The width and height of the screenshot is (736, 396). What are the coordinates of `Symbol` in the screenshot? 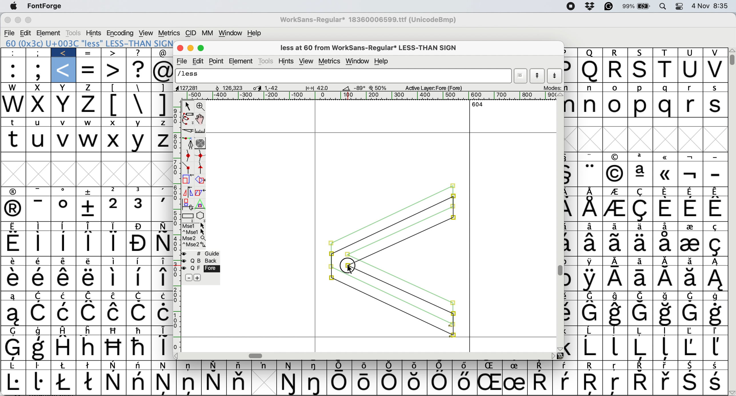 It's located at (591, 383).